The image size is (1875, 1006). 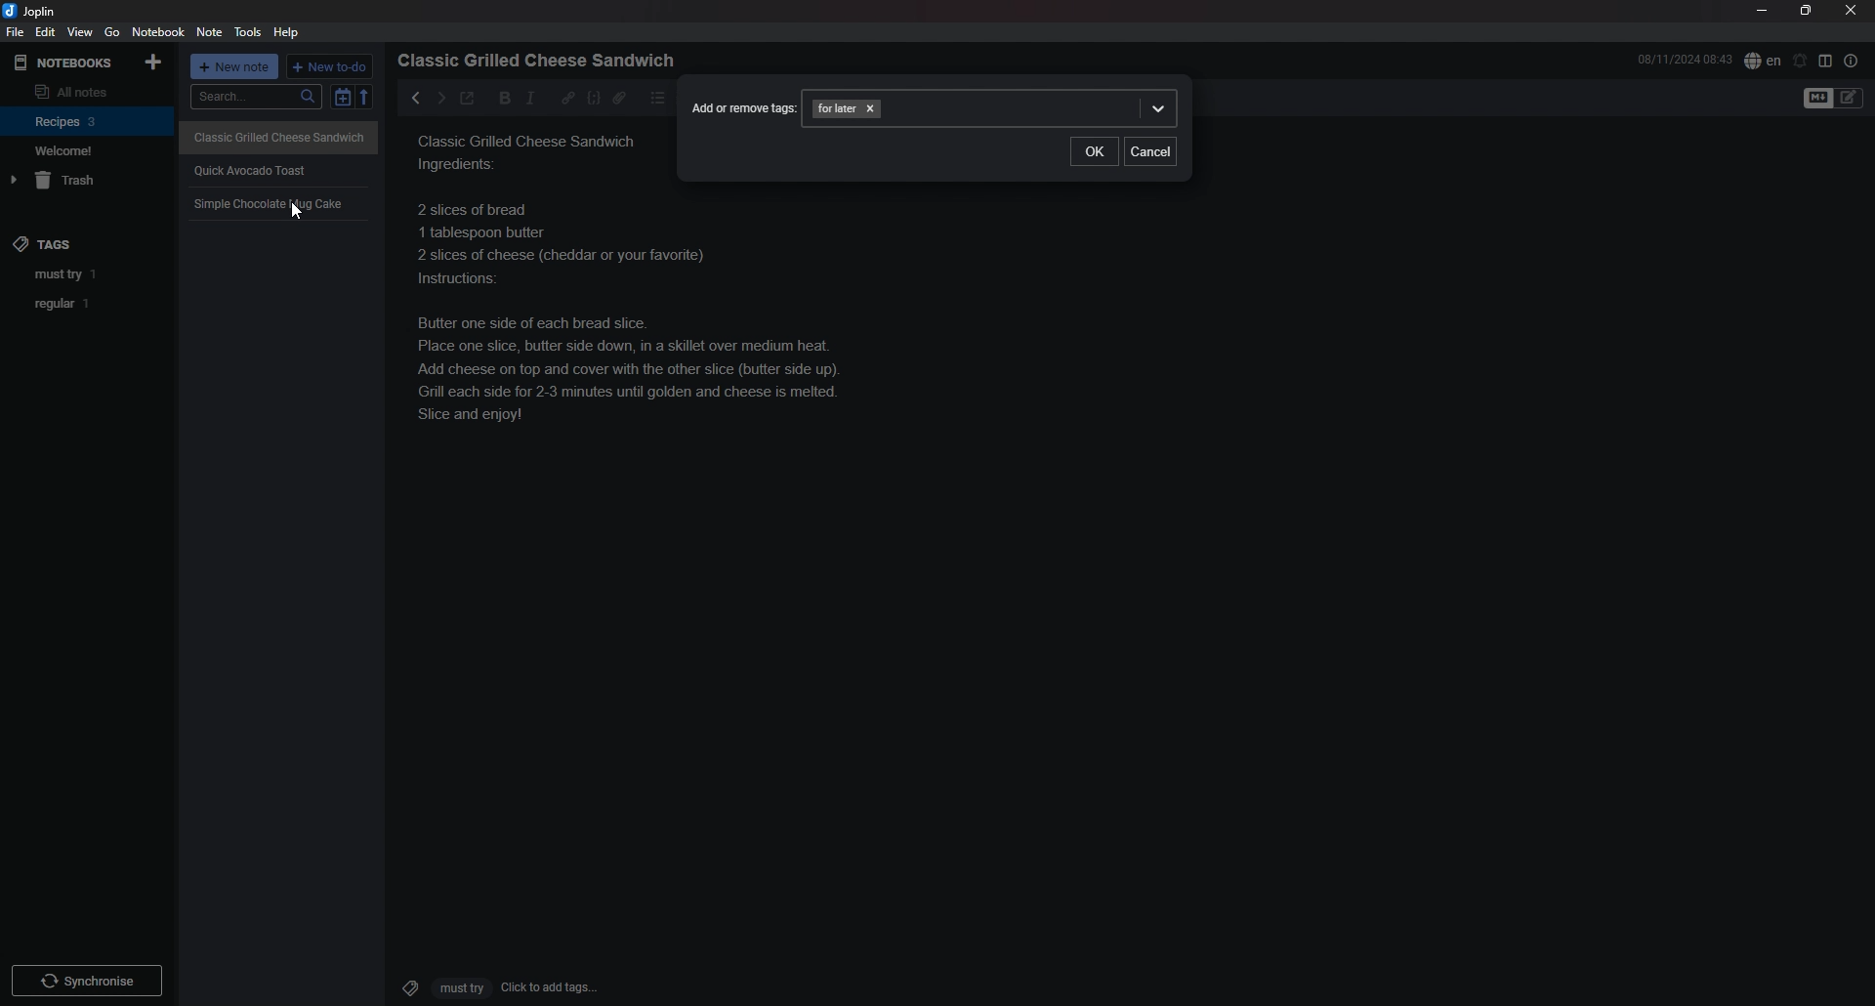 What do you see at coordinates (297, 212) in the screenshot?
I see `cursor` at bounding box center [297, 212].